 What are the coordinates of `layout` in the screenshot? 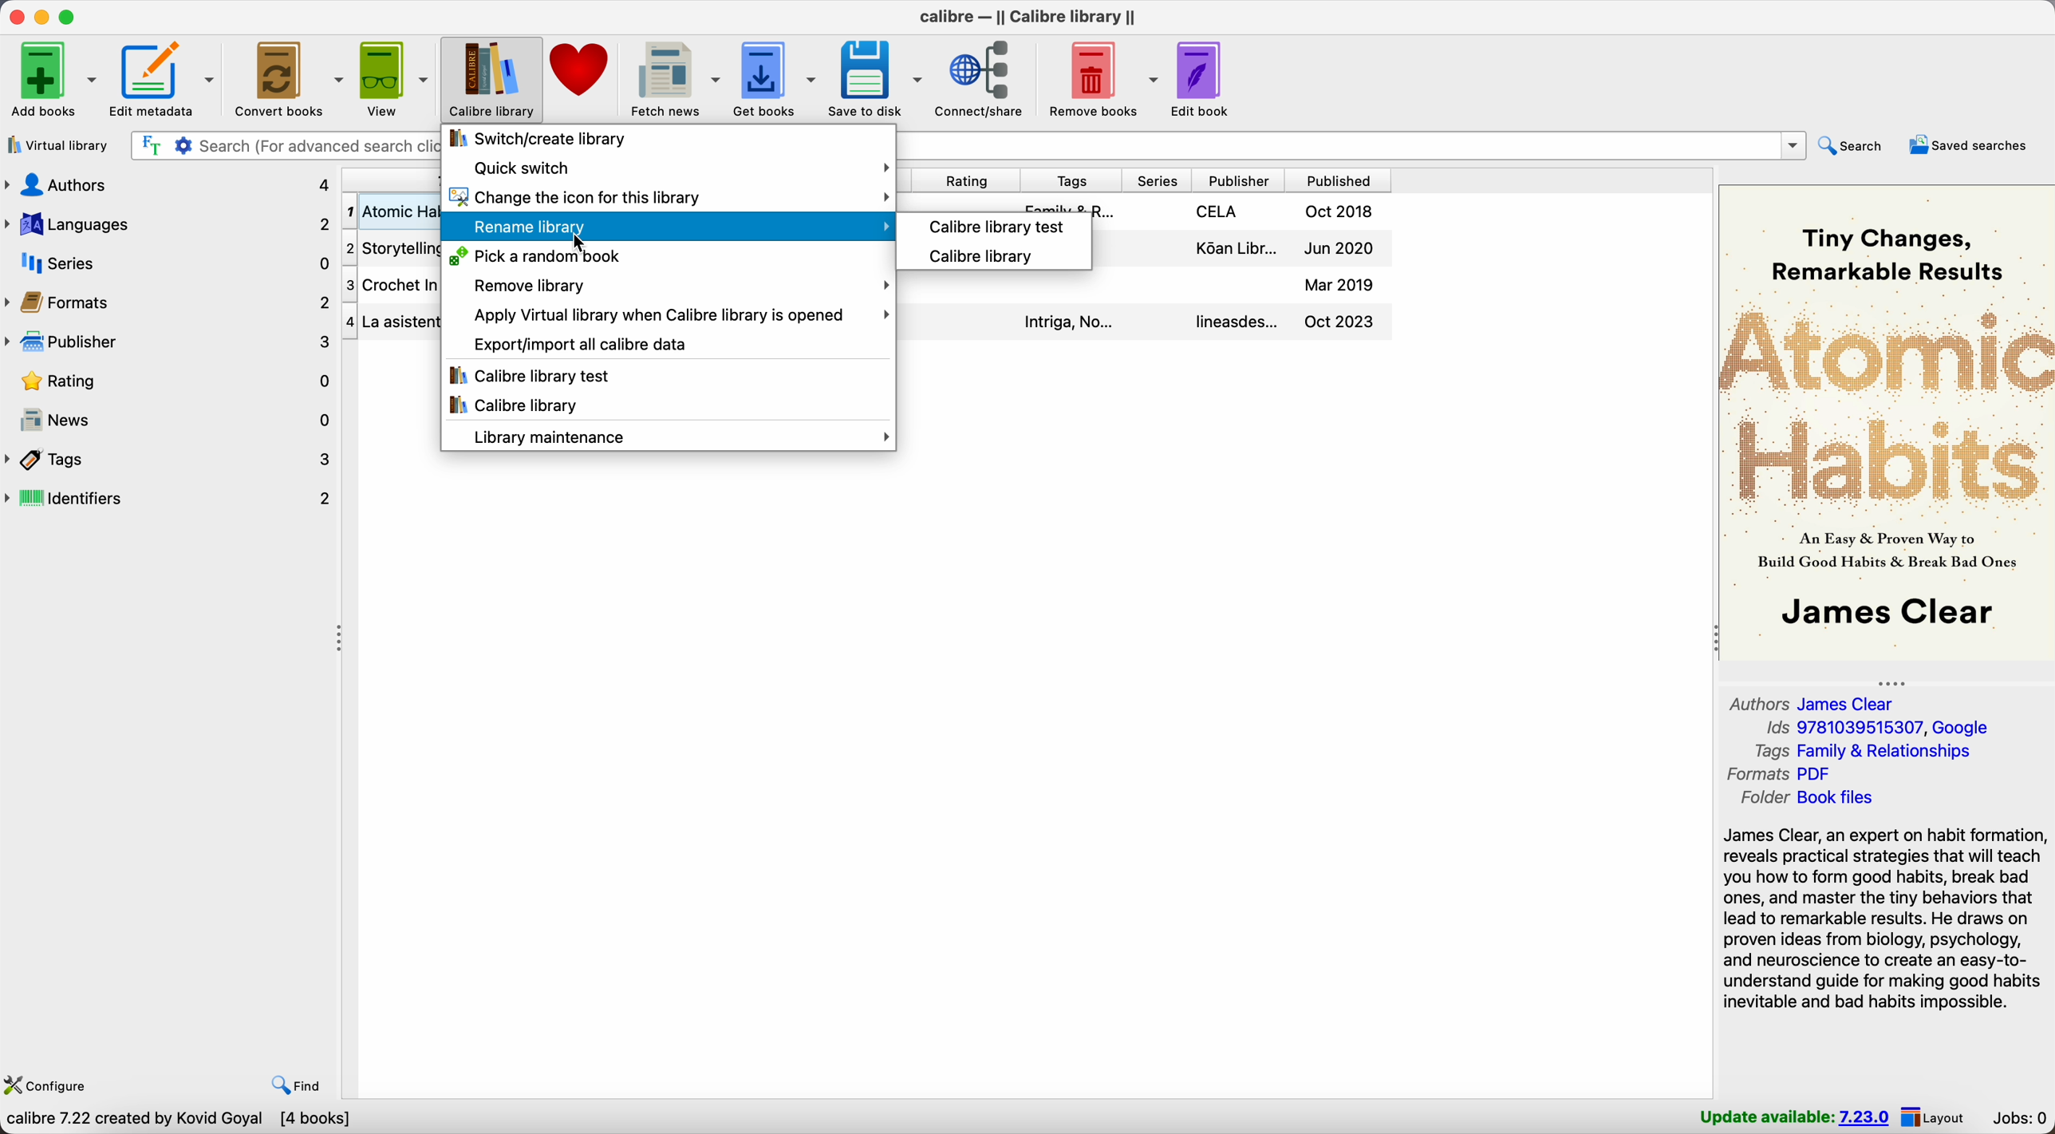 It's located at (1935, 1117).